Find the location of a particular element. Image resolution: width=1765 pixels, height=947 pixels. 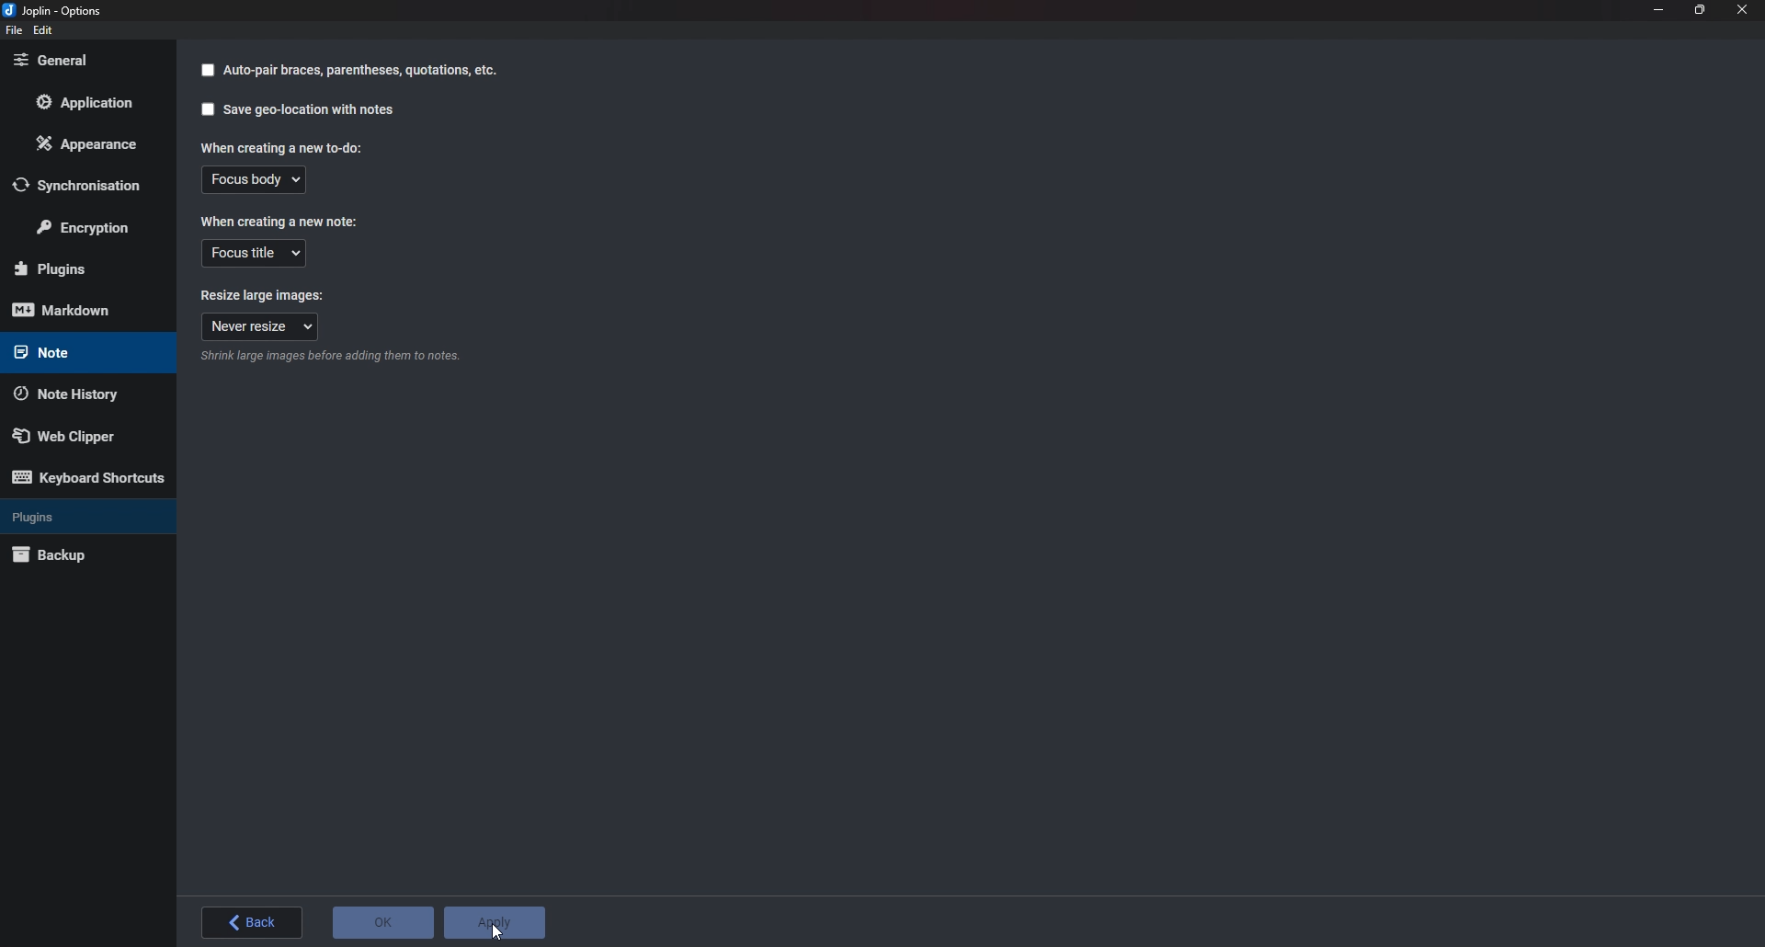

Joplin is located at coordinates (63, 12).